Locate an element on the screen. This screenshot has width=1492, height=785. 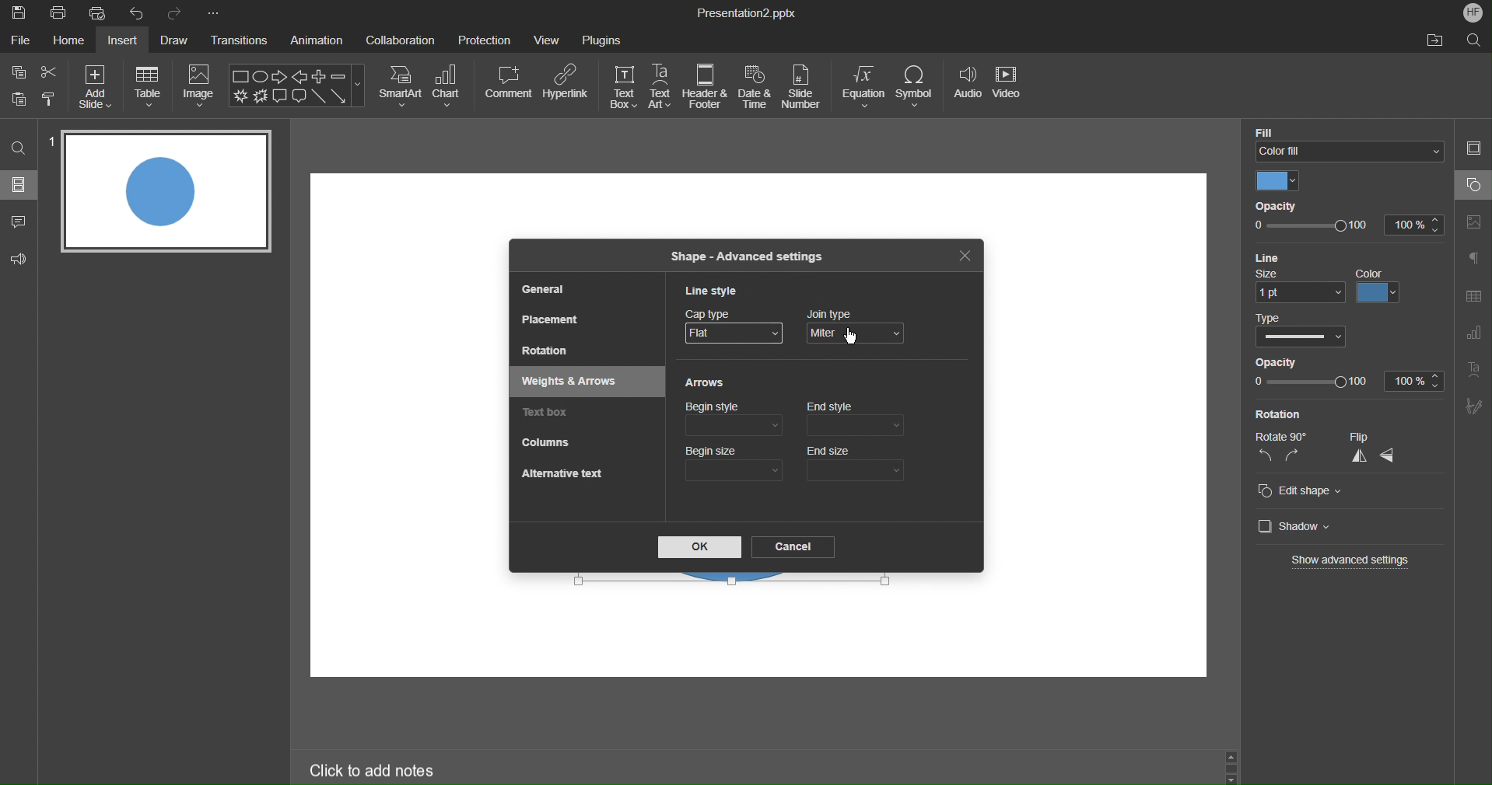
Open File Location is located at coordinates (1434, 41).